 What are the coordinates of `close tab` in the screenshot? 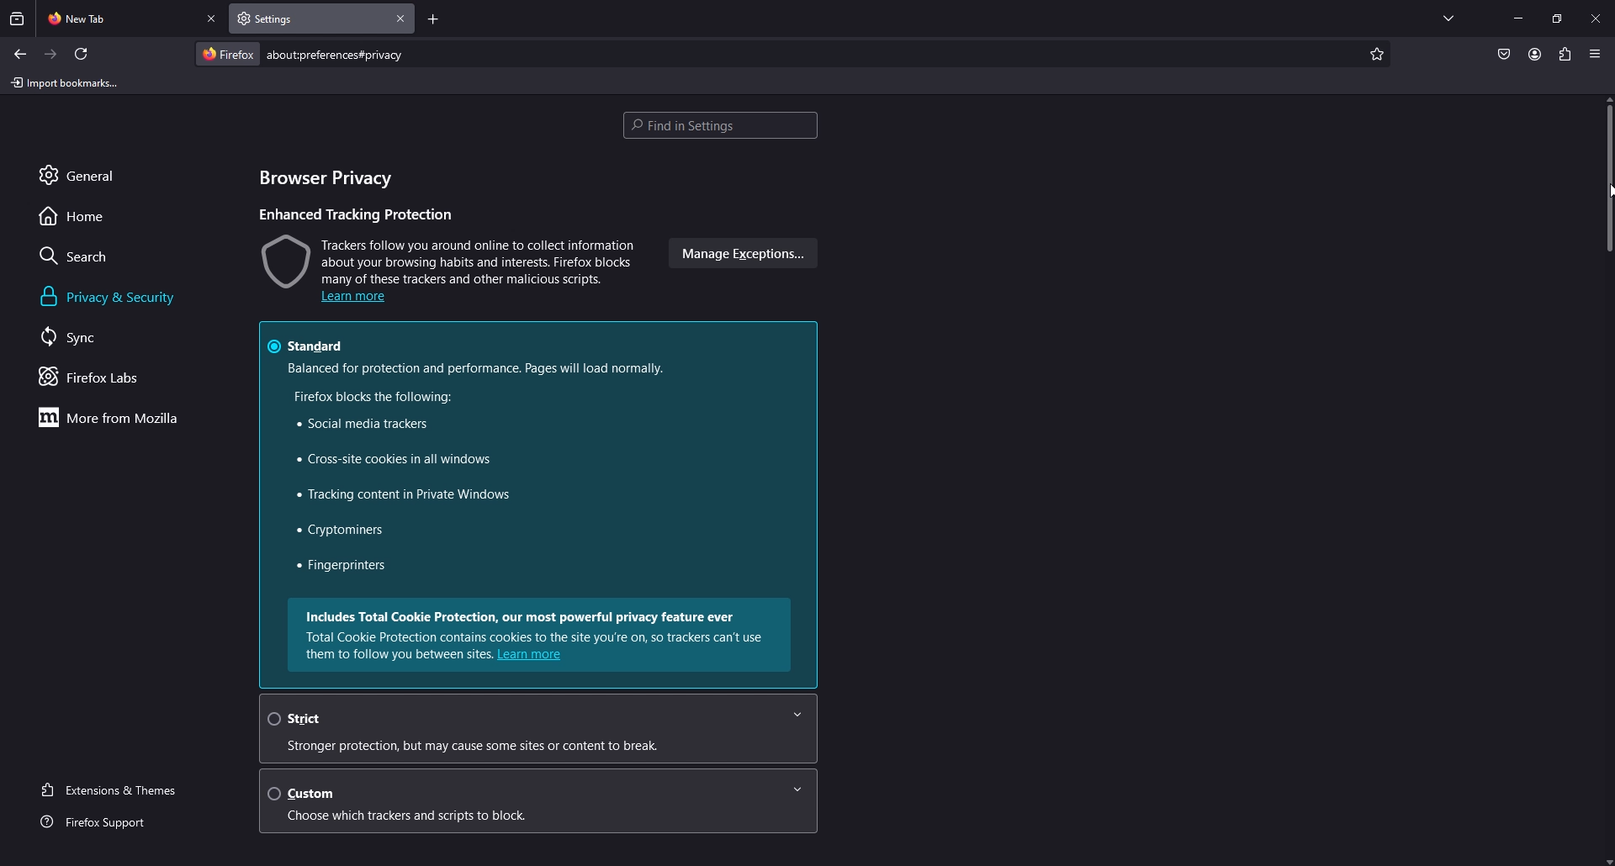 It's located at (401, 18).